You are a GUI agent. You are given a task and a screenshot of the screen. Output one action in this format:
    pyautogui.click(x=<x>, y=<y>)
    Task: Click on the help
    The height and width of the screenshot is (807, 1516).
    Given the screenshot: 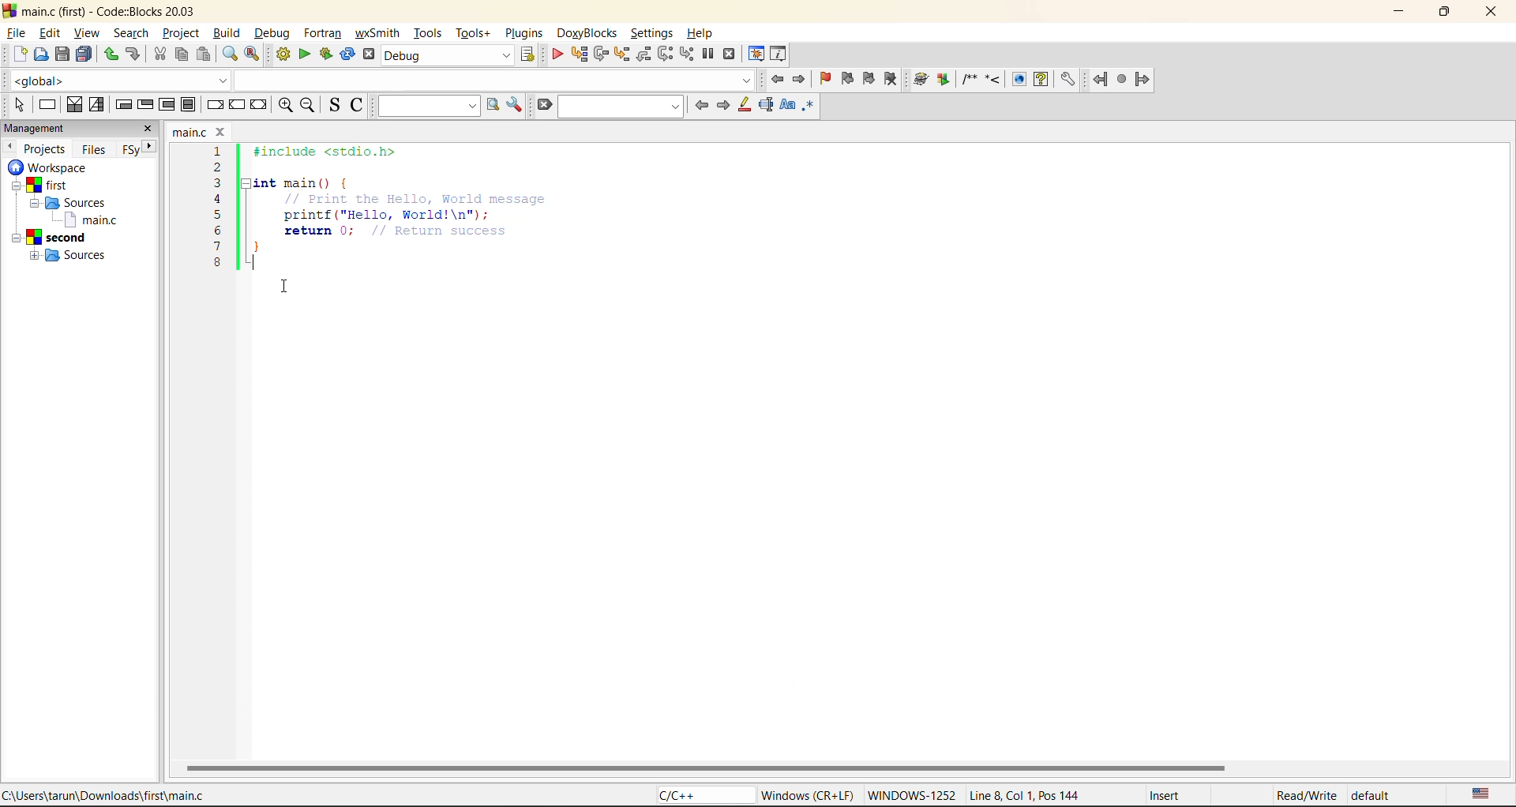 What is the action you would take?
    pyautogui.click(x=1041, y=80)
    